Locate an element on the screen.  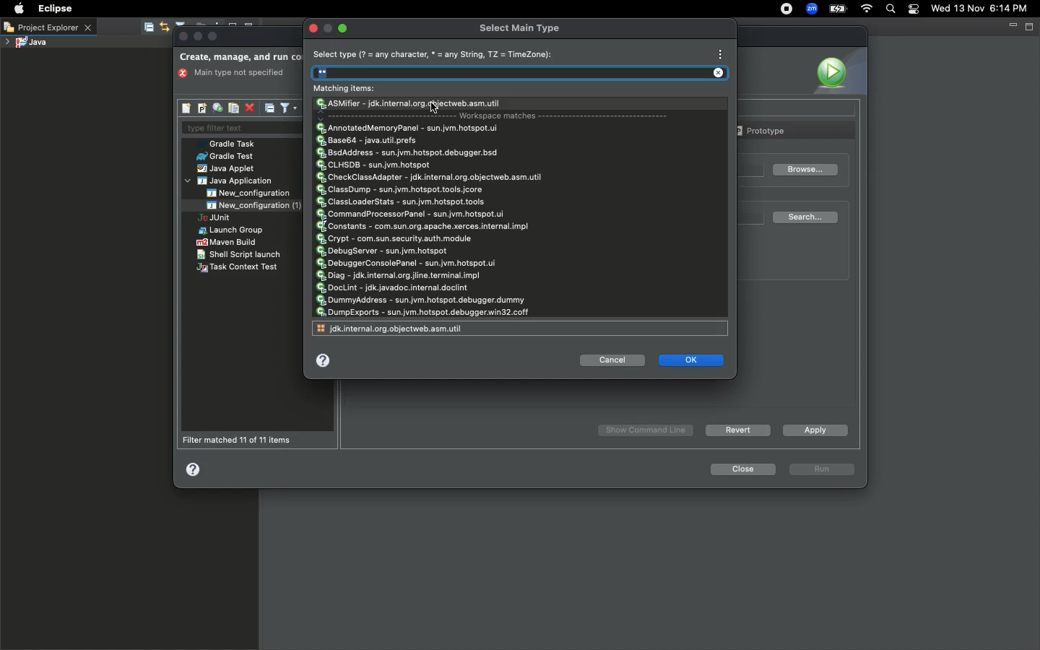
Delete selected launch configurations is located at coordinates (249, 109).